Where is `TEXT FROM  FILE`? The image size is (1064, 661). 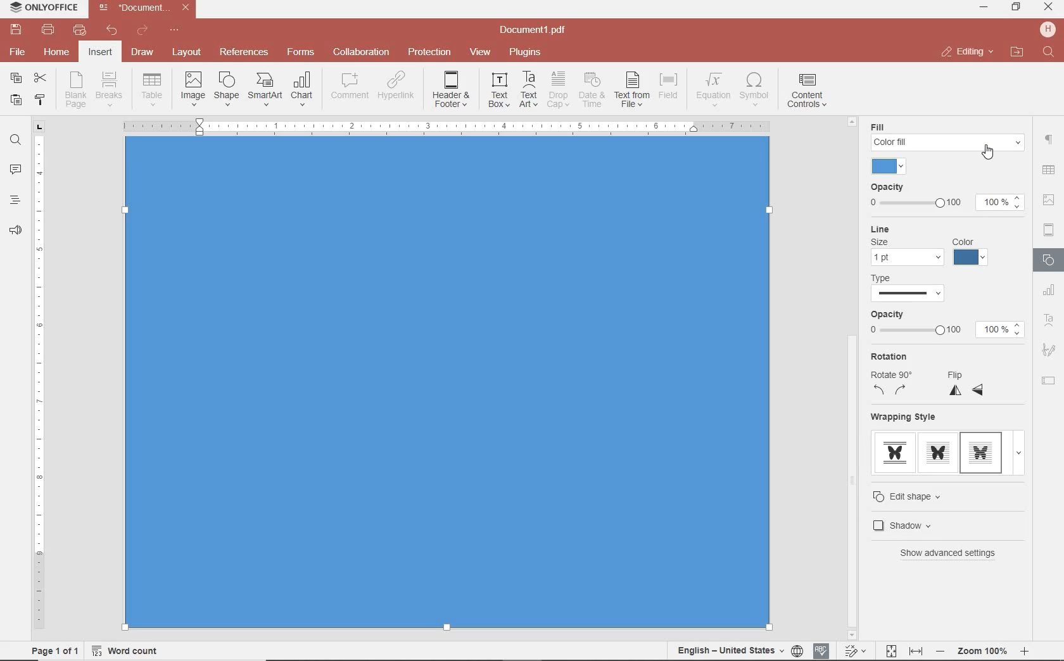 TEXT FROM  FILE is located at coordinates (632, 90).